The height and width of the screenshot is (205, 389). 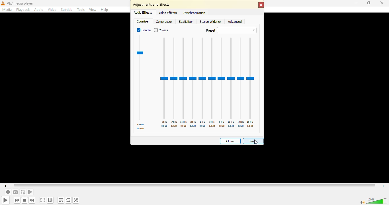 What do you see at coordinates (254, 142) in the screenshot?
I see `Cursor` at bounding box center [254, 142].